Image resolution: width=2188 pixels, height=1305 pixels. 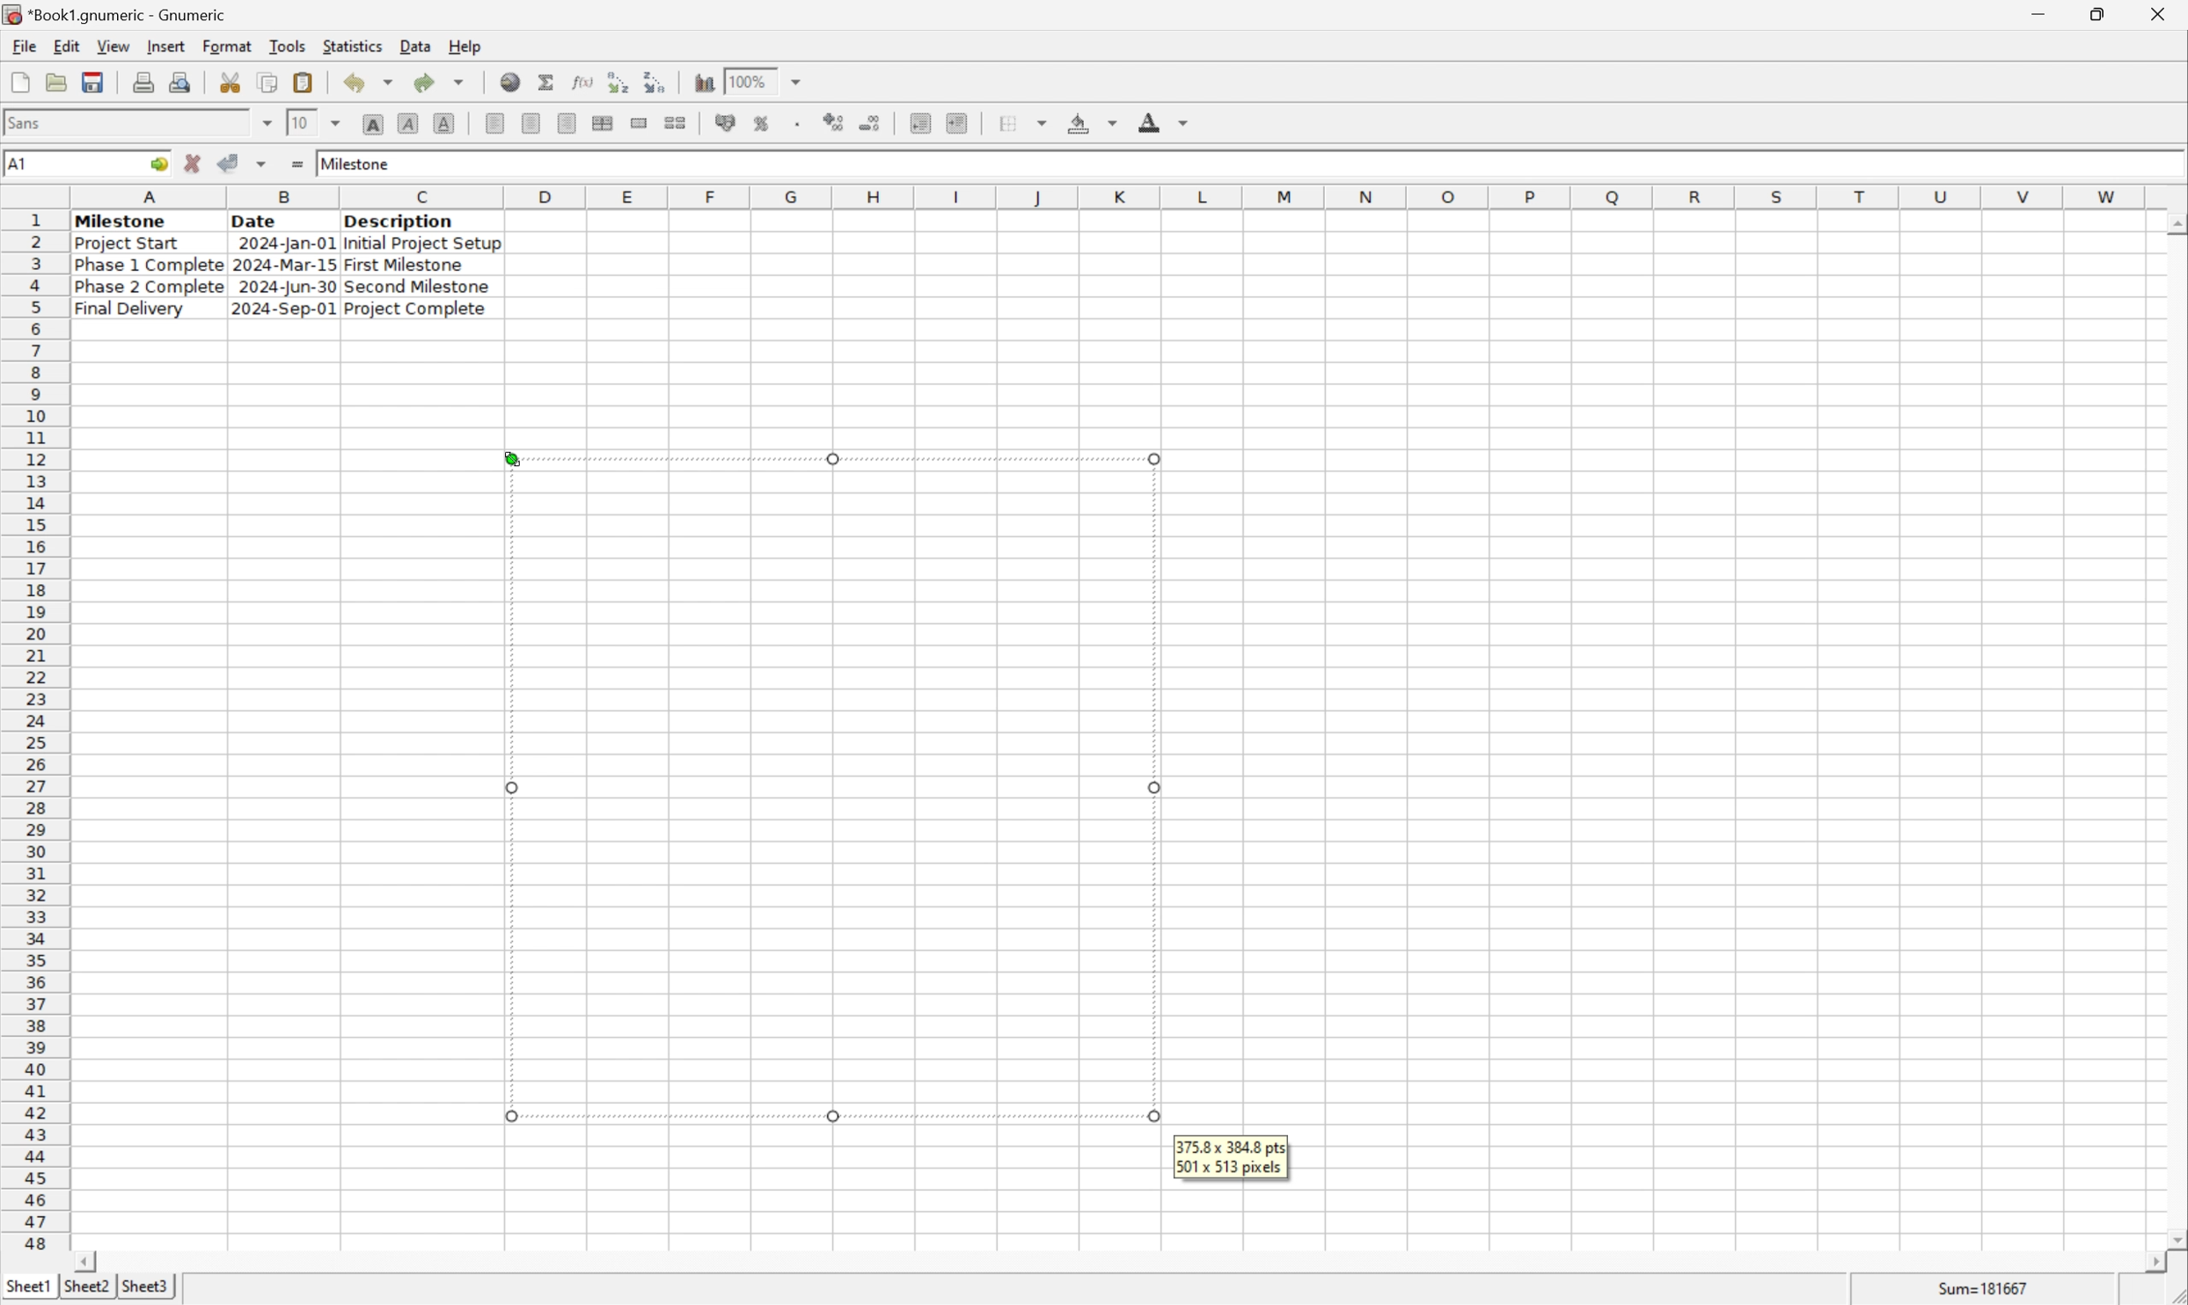 I want to click on Milestone, so click(x=357, y=161).